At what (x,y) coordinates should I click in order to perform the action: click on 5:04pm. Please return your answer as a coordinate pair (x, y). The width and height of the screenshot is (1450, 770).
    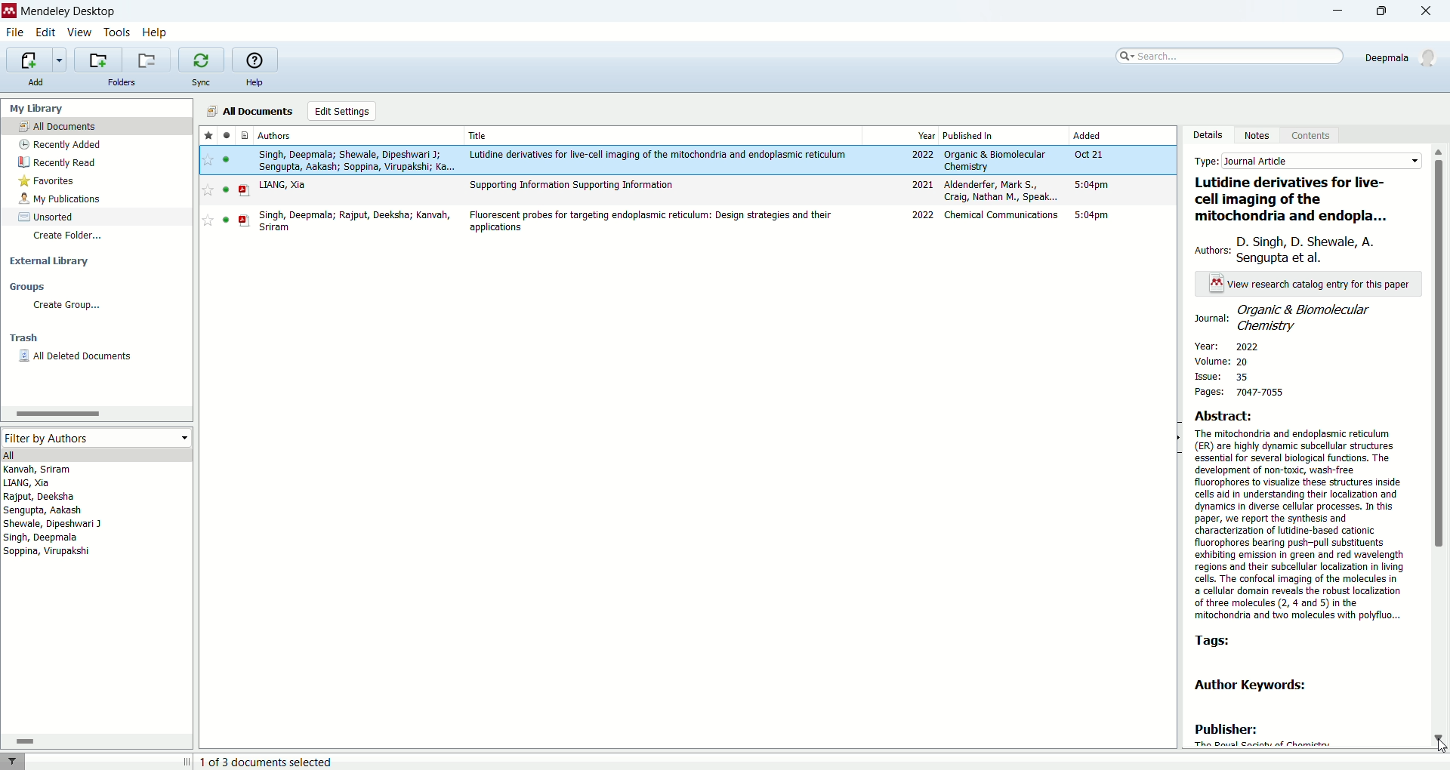
    Looking at the image, I should click on (1092, 184).